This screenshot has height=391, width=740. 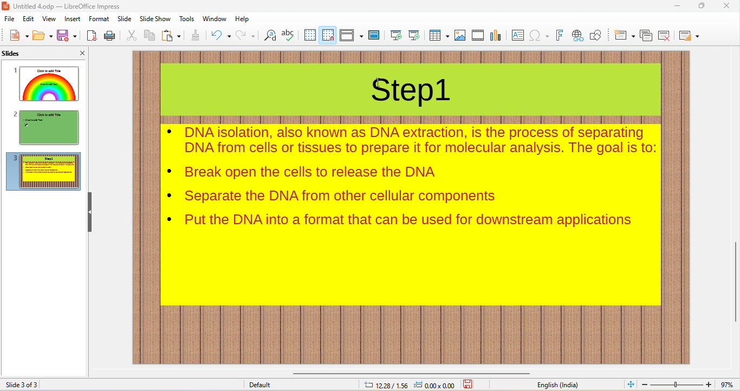 I want to click on edit, so click(x=28, y=19).